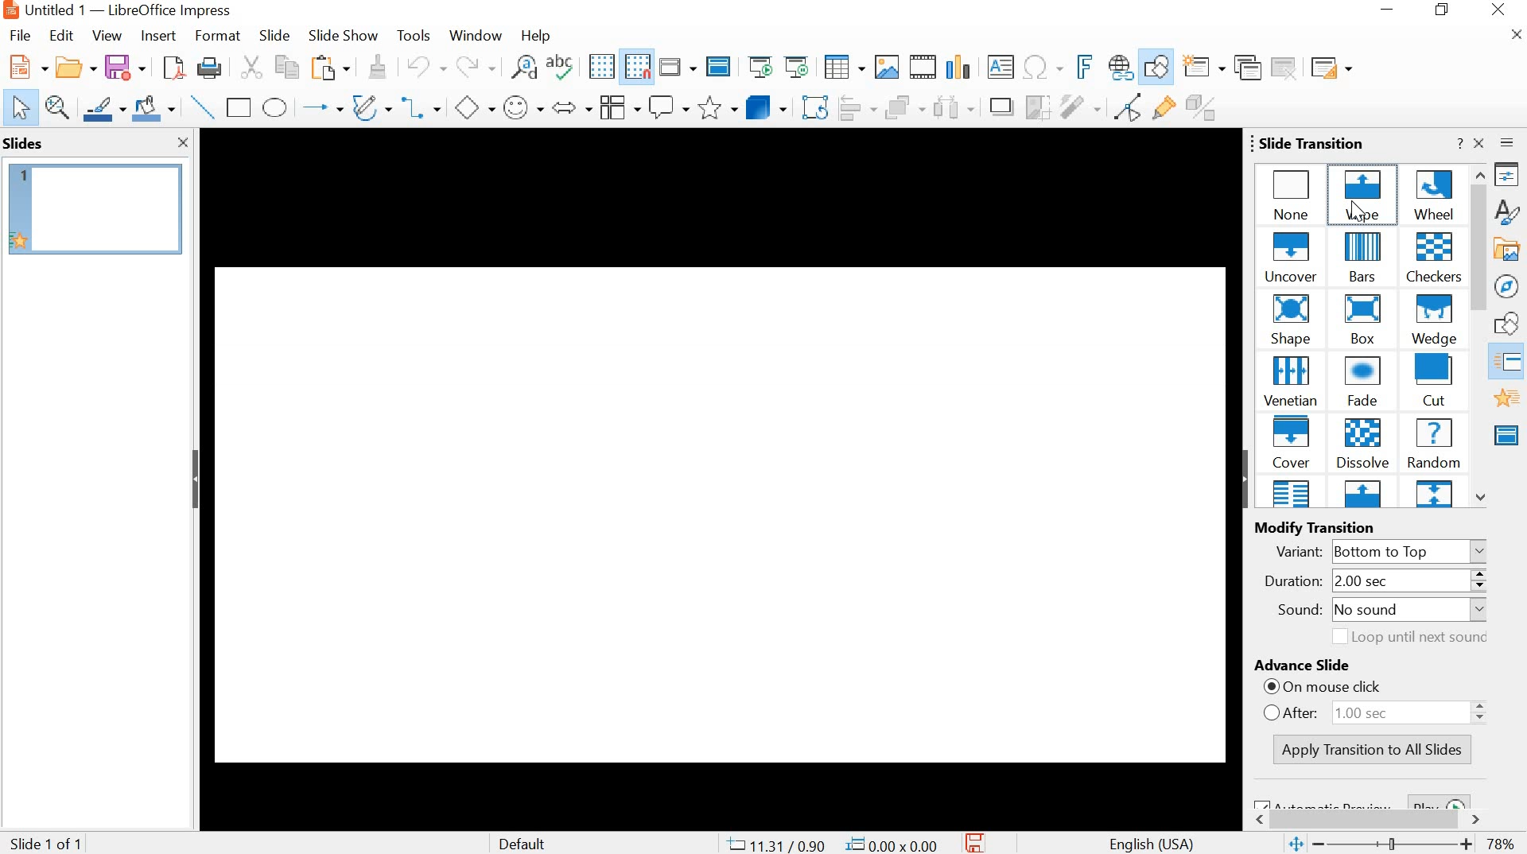  What do you see at coordinates (1508, 212) in the screenshot?
I see `STYLES` at bounding box center [1508, 212].